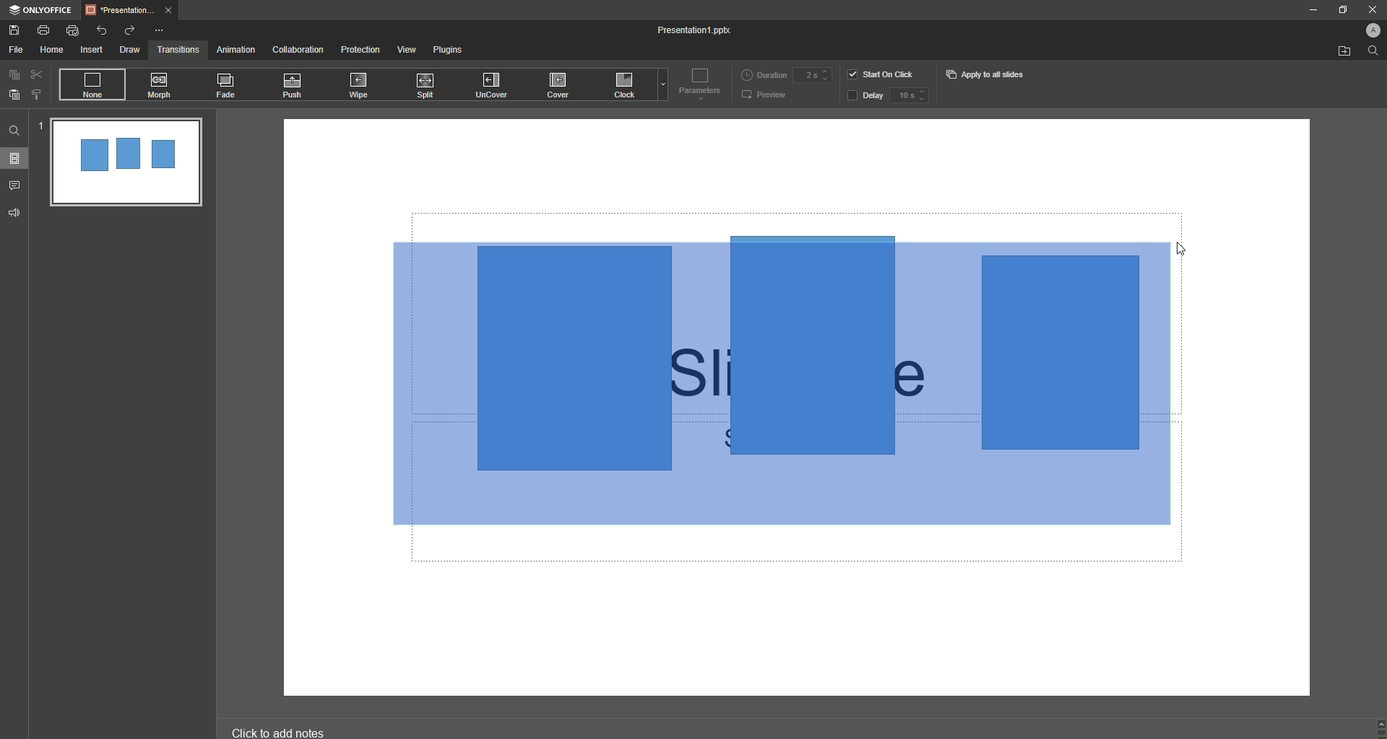 The height and width of the screenshot is (739, 1387). I want to click on duration input, so click(812, 76).